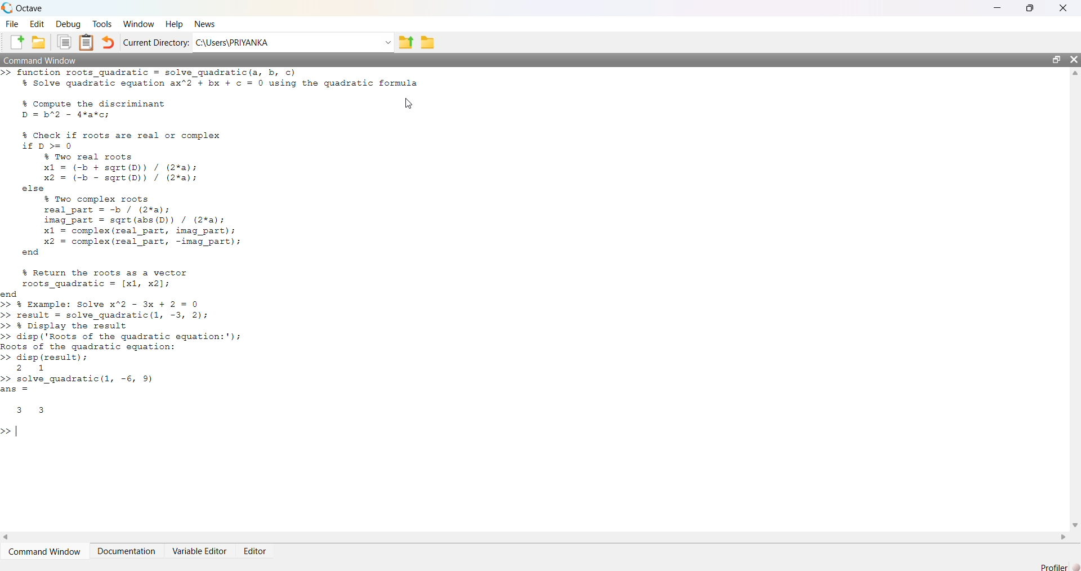  I want to click on Editor, so click(257, 548).